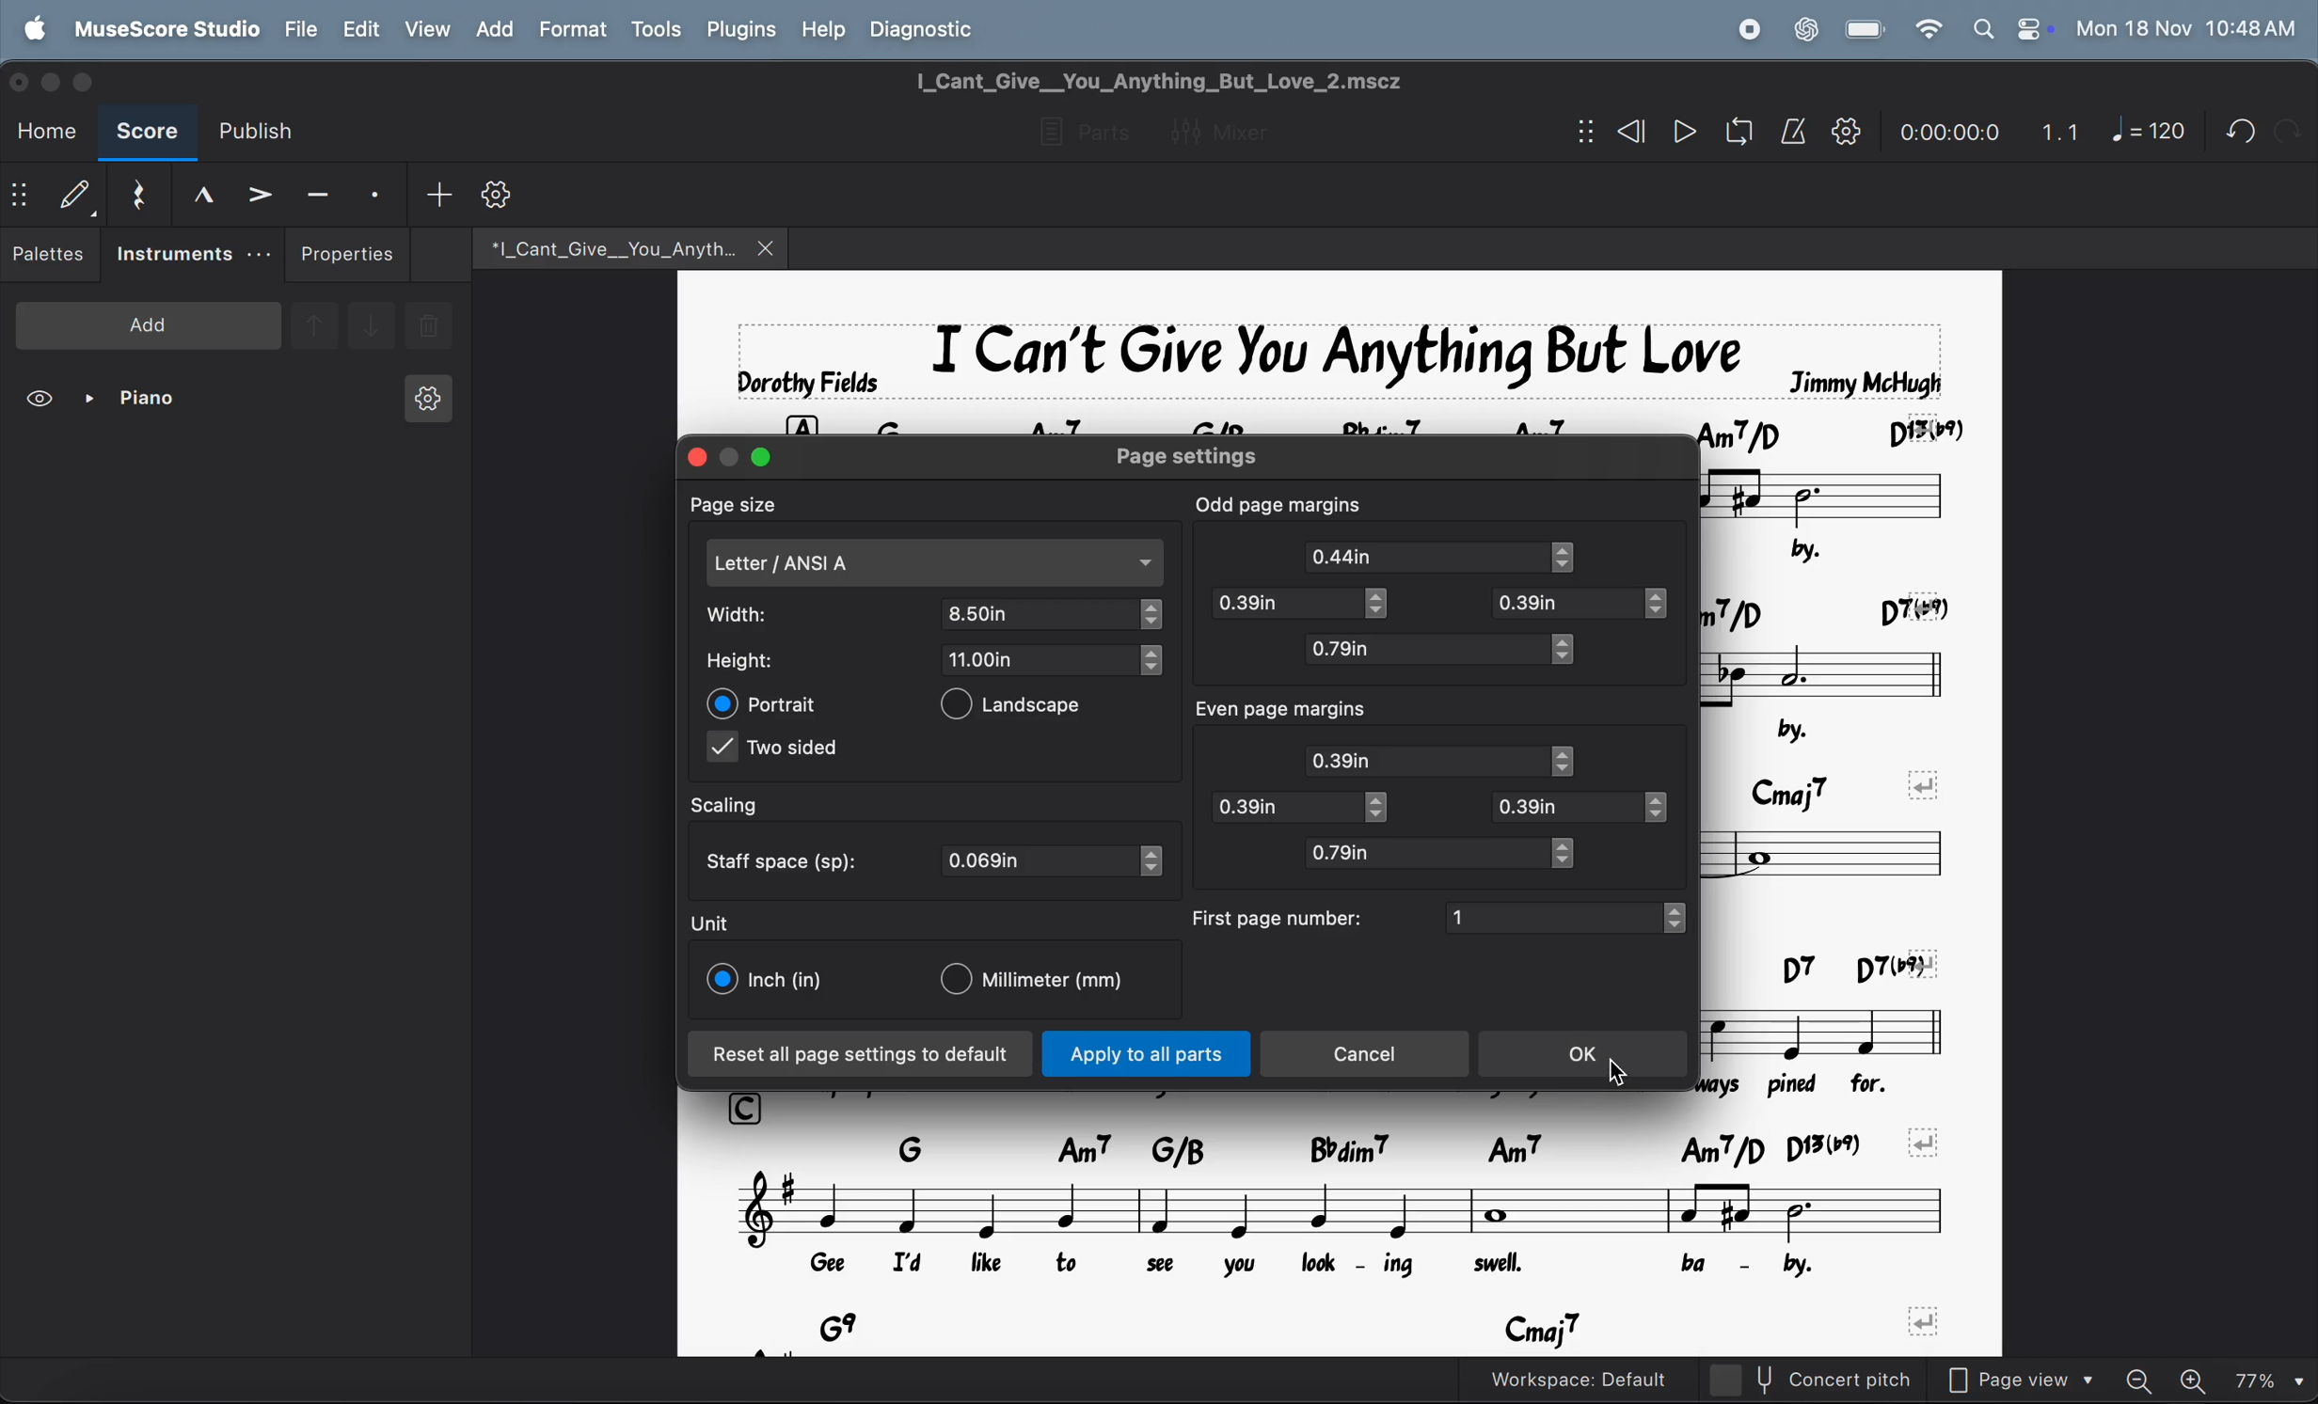 This screenshot has width=2318, height=1404. I want to click on maximize, so click(92, 82).